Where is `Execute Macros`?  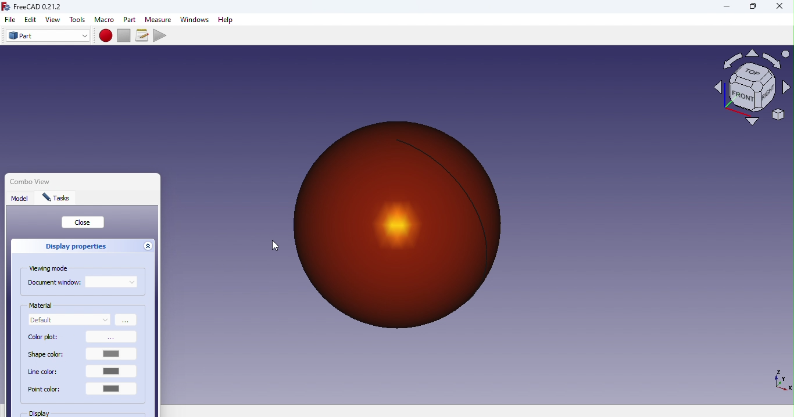
Execute Macros is located at coordinates (162, 35).